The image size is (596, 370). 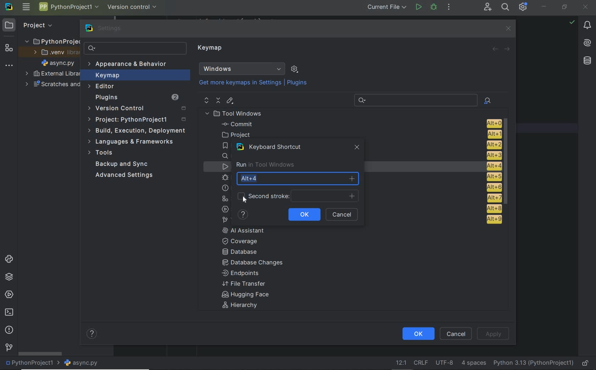 I want to click on Code With Me, so click(x=487, y=7).